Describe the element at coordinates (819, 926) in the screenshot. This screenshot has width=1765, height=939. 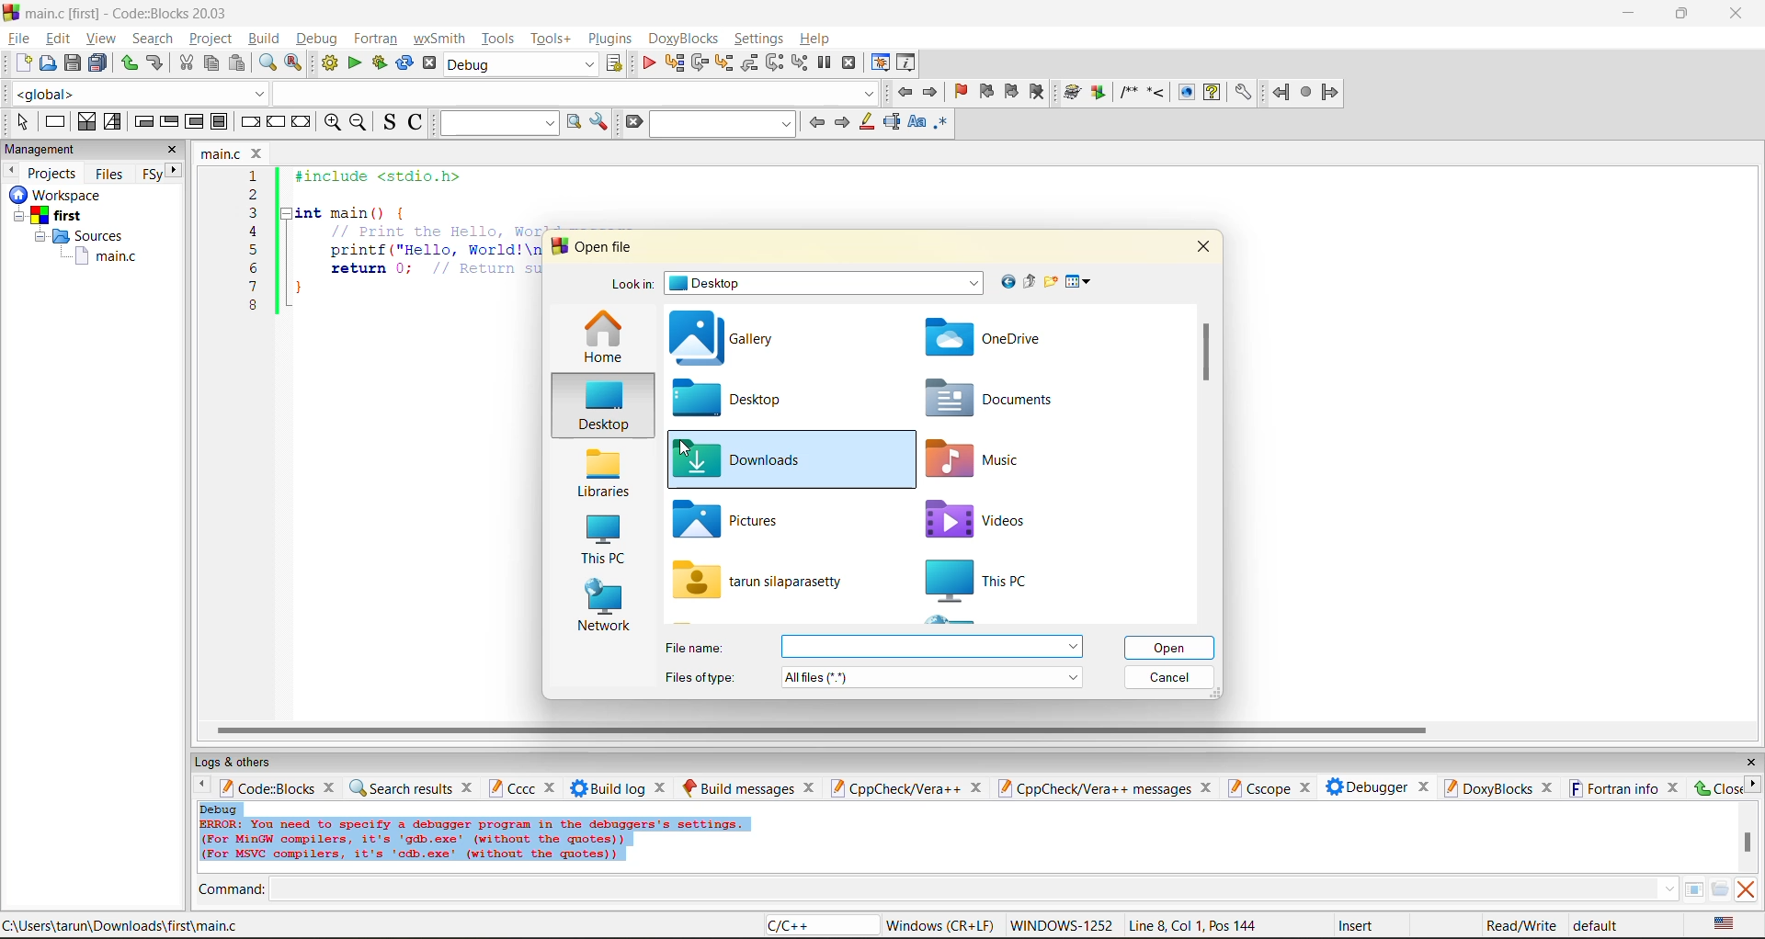
I see `language` at that location.